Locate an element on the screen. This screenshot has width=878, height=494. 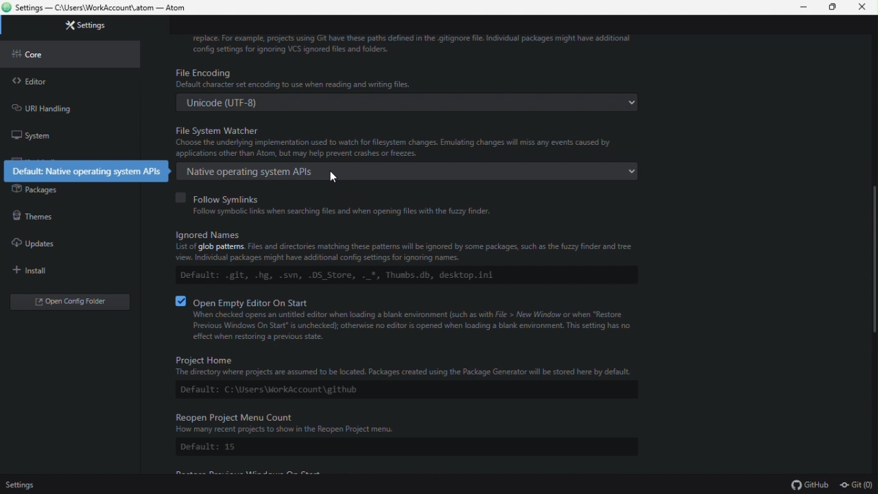
cursor is located at coordinates (334, 178).